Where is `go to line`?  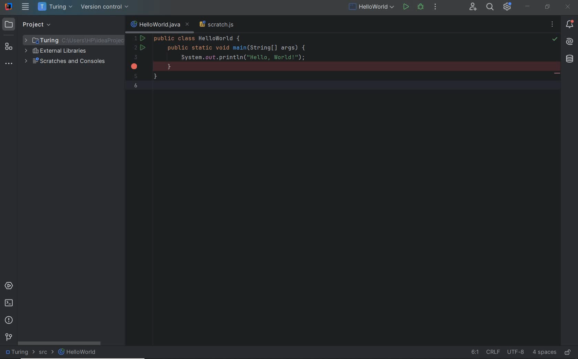 go to line is located at coordinates (473, 351).